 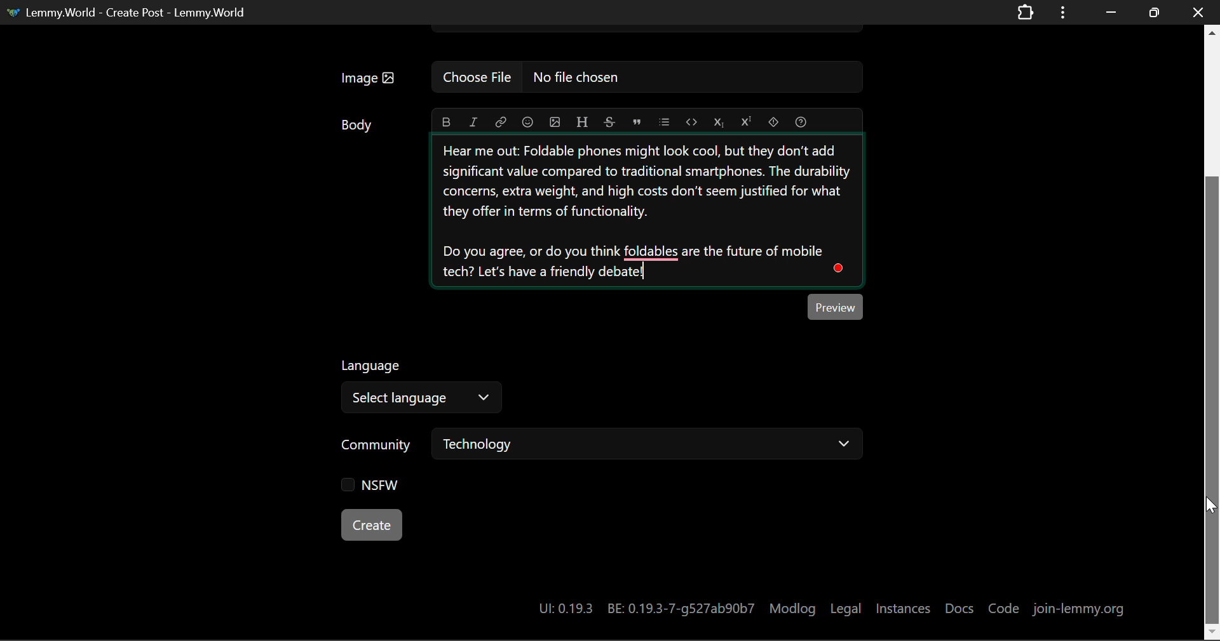 What do you see at coordinates (747, 122) in the screenshot?
I see `superscript` at bounding box center [747, 122].